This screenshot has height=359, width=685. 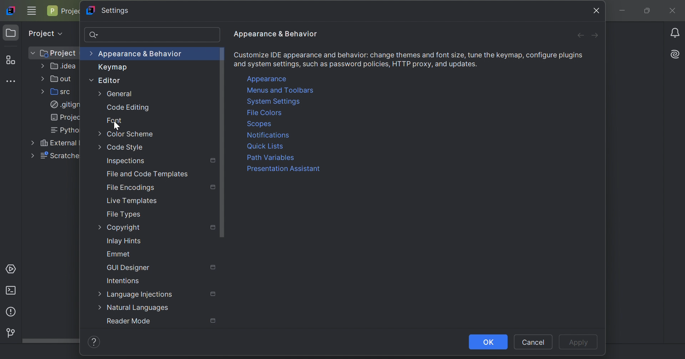 I want to click on Code style, so click(x=120, y=147).